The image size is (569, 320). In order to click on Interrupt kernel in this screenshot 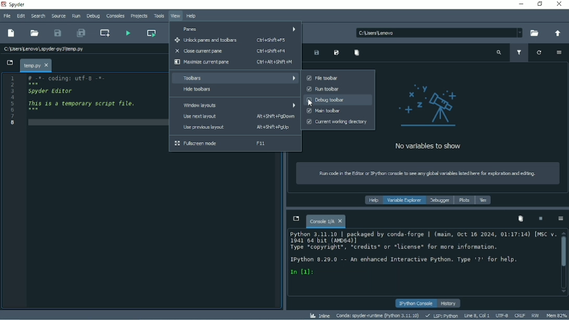, I will do `click(540, 219)`.